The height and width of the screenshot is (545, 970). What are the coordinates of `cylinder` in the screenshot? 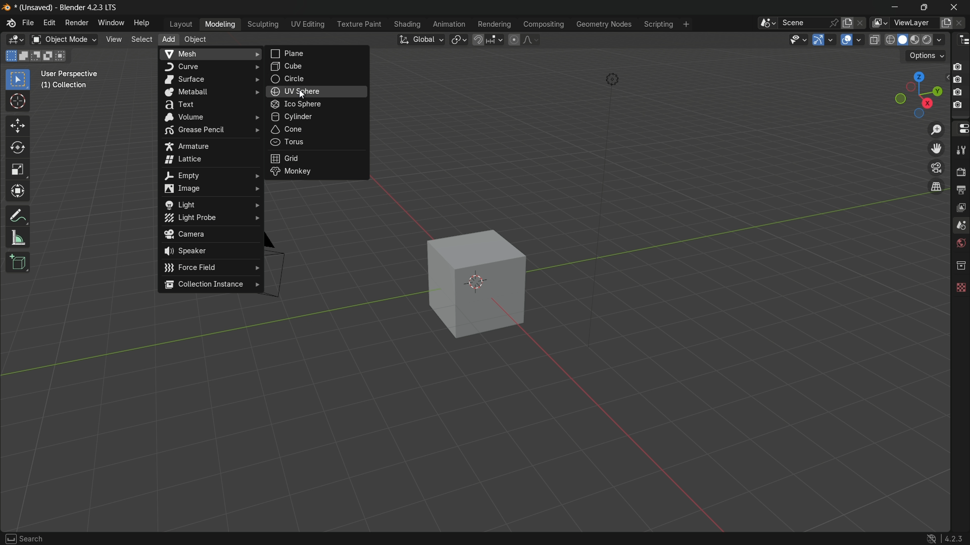 It's located at (318, 117).